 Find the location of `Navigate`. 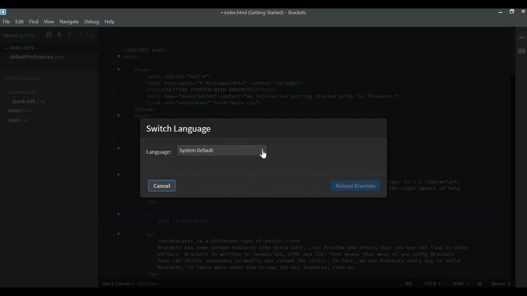

Navigate is located at coordinates (69, 21).